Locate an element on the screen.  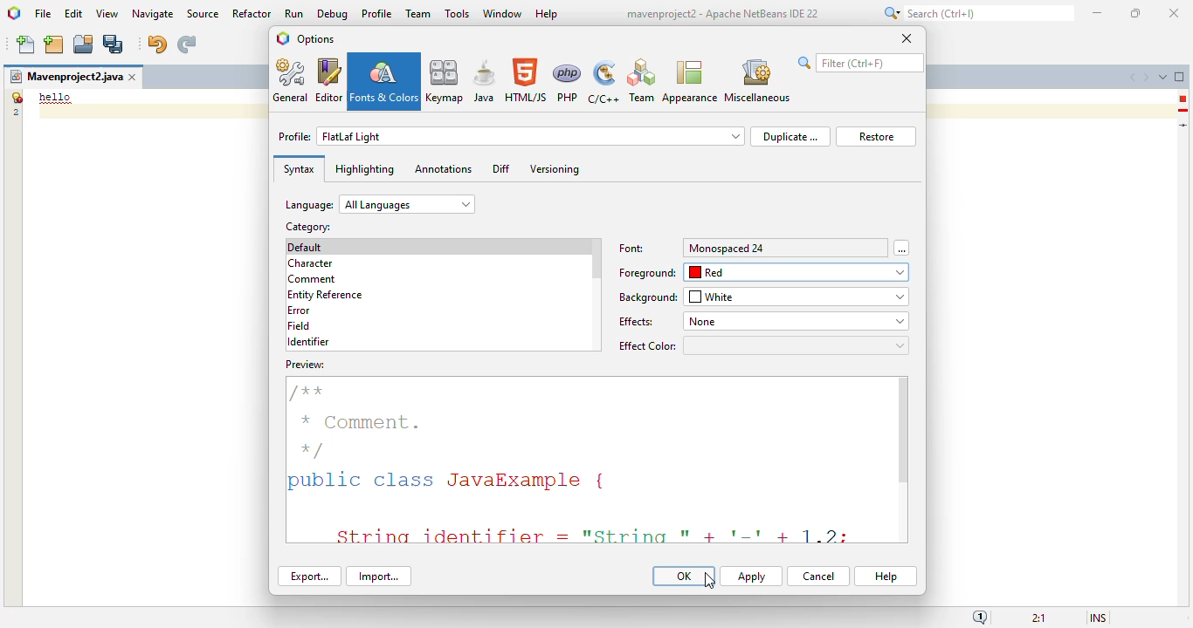
apply is located at coordinates (751, 577).